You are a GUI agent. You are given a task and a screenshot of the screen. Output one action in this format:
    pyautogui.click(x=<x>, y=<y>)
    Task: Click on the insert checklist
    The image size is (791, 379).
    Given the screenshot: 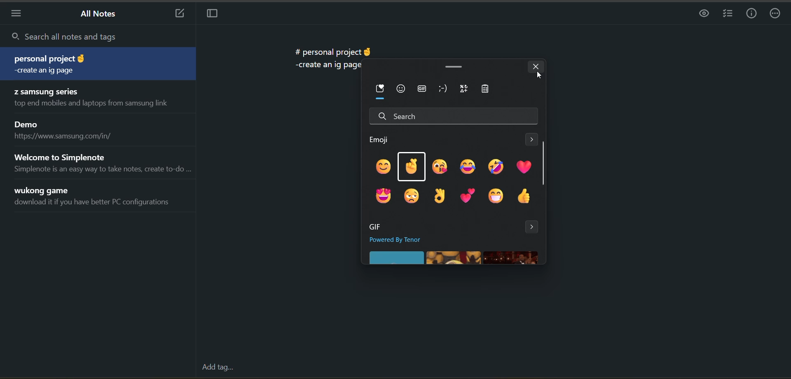 What is the action you would take?
    pyautogui.click(x=728, y=14)
    